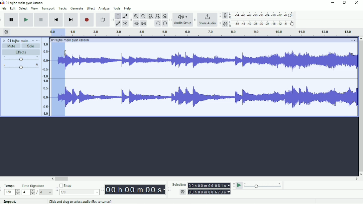  I want to click on Audacity time signature toolbar, so click(2, 190).